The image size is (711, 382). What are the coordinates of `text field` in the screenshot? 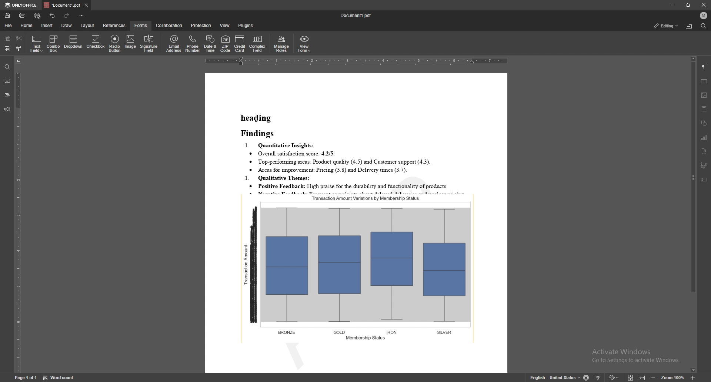 It's located at (37, 43).